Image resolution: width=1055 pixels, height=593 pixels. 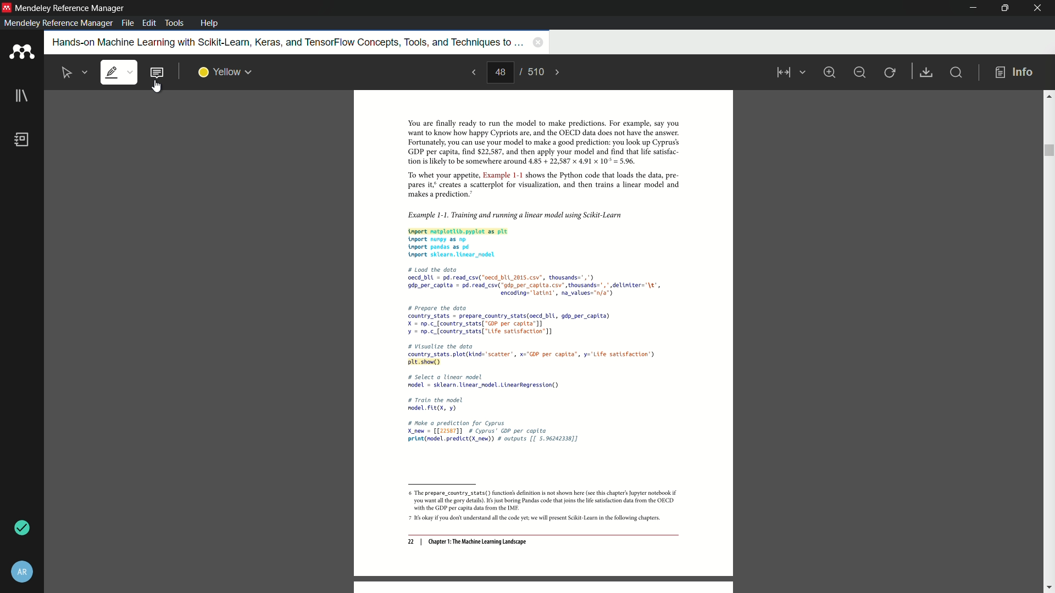 I want to click on view mode, so click(x=789, y=72).